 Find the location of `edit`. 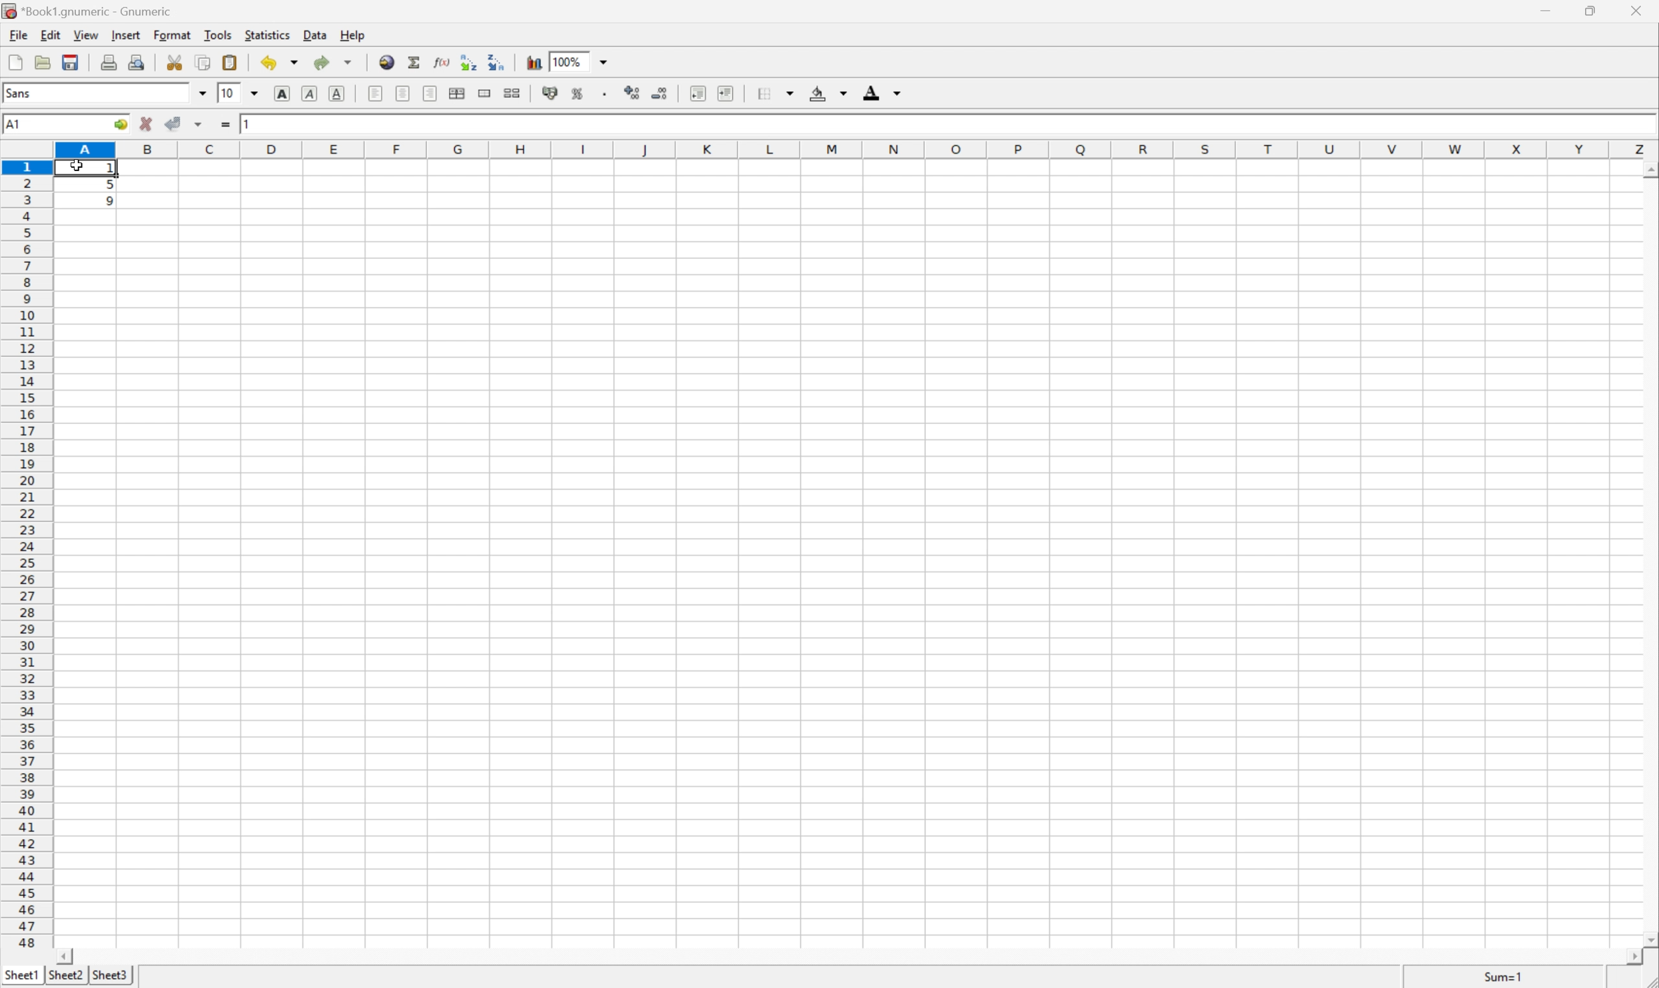

edit is located at coordinates (52, 33).